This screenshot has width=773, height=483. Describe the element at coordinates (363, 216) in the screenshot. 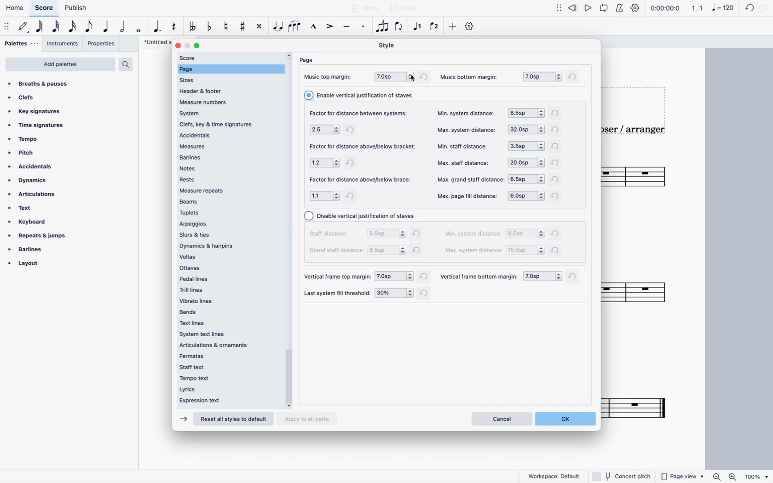

I see `vertical justification` at that location.